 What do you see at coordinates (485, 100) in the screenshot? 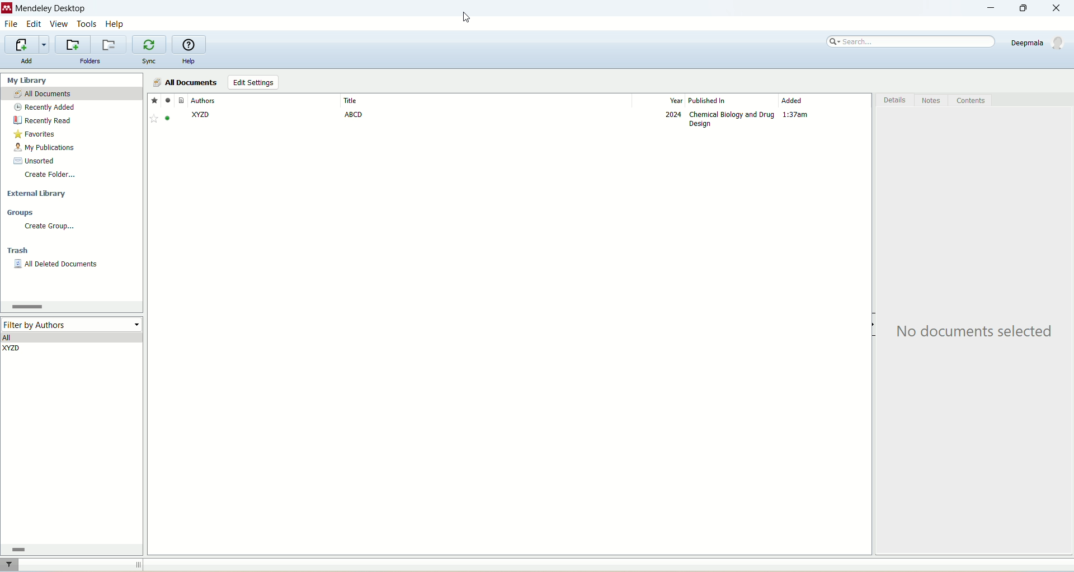
I see `title` at bounding box center [485, 100].